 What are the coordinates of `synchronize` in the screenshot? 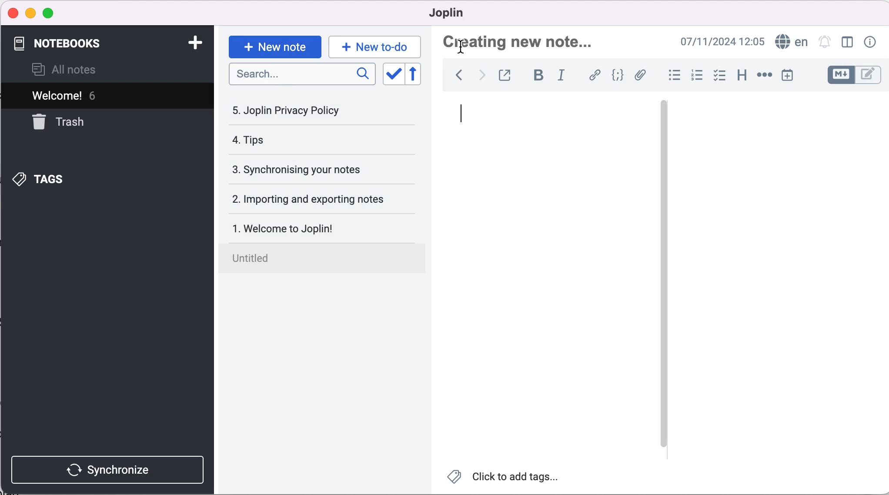 It's located at (110, 467).